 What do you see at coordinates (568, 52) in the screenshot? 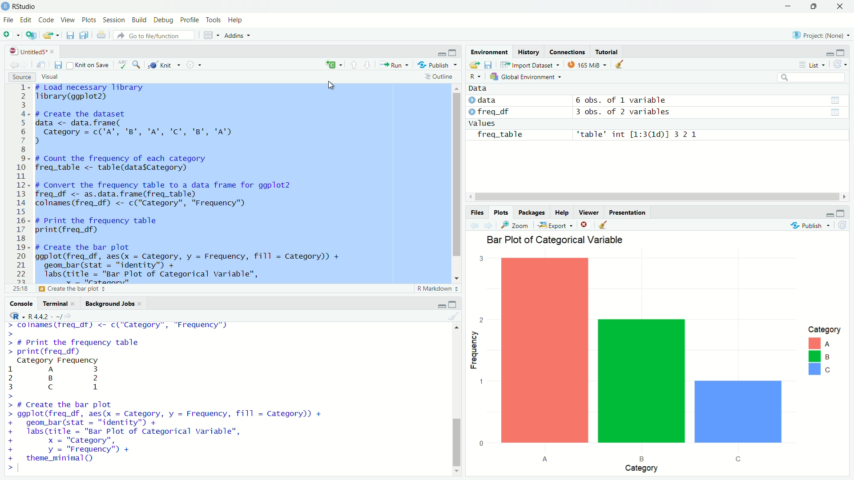
I see `connections` at bounding box center [568, 52].